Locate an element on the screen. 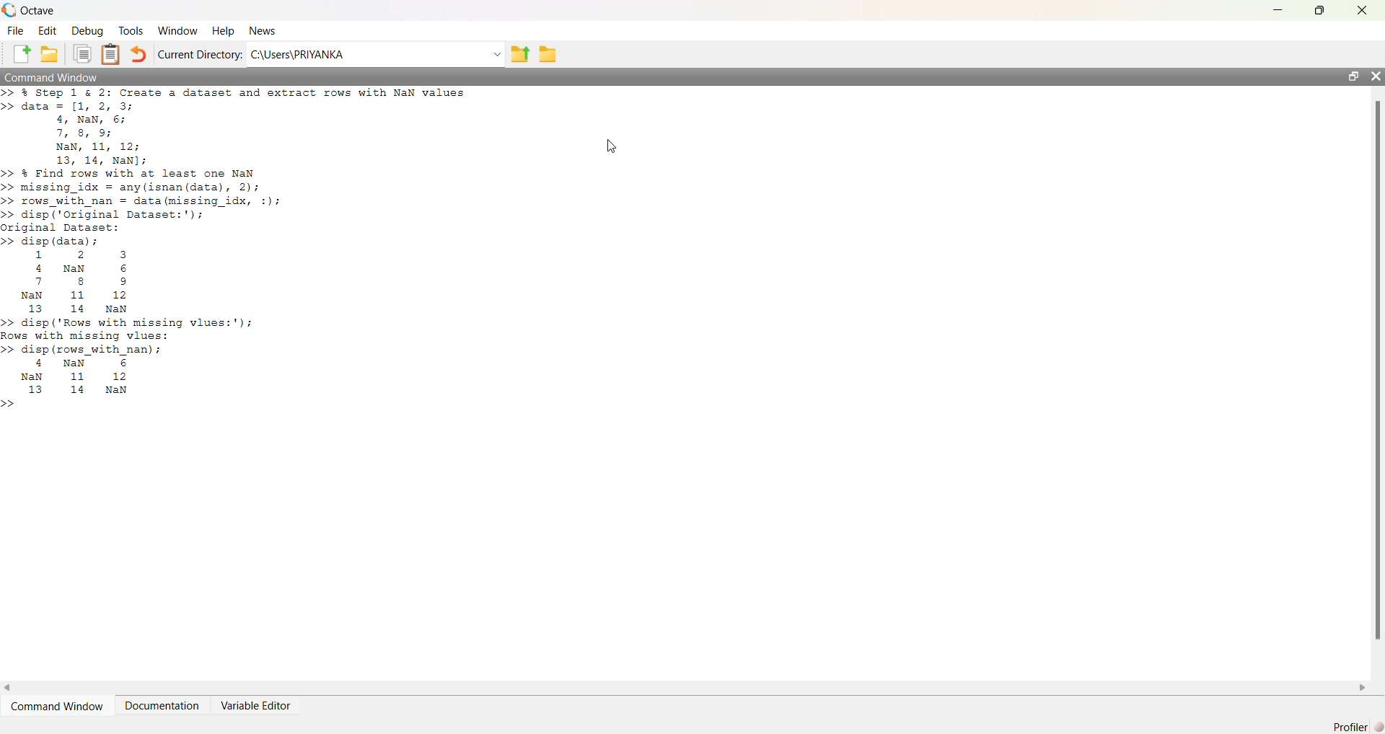 This screenshot has height=734, width=1385. dropdown is located at coordinates (496, 55).